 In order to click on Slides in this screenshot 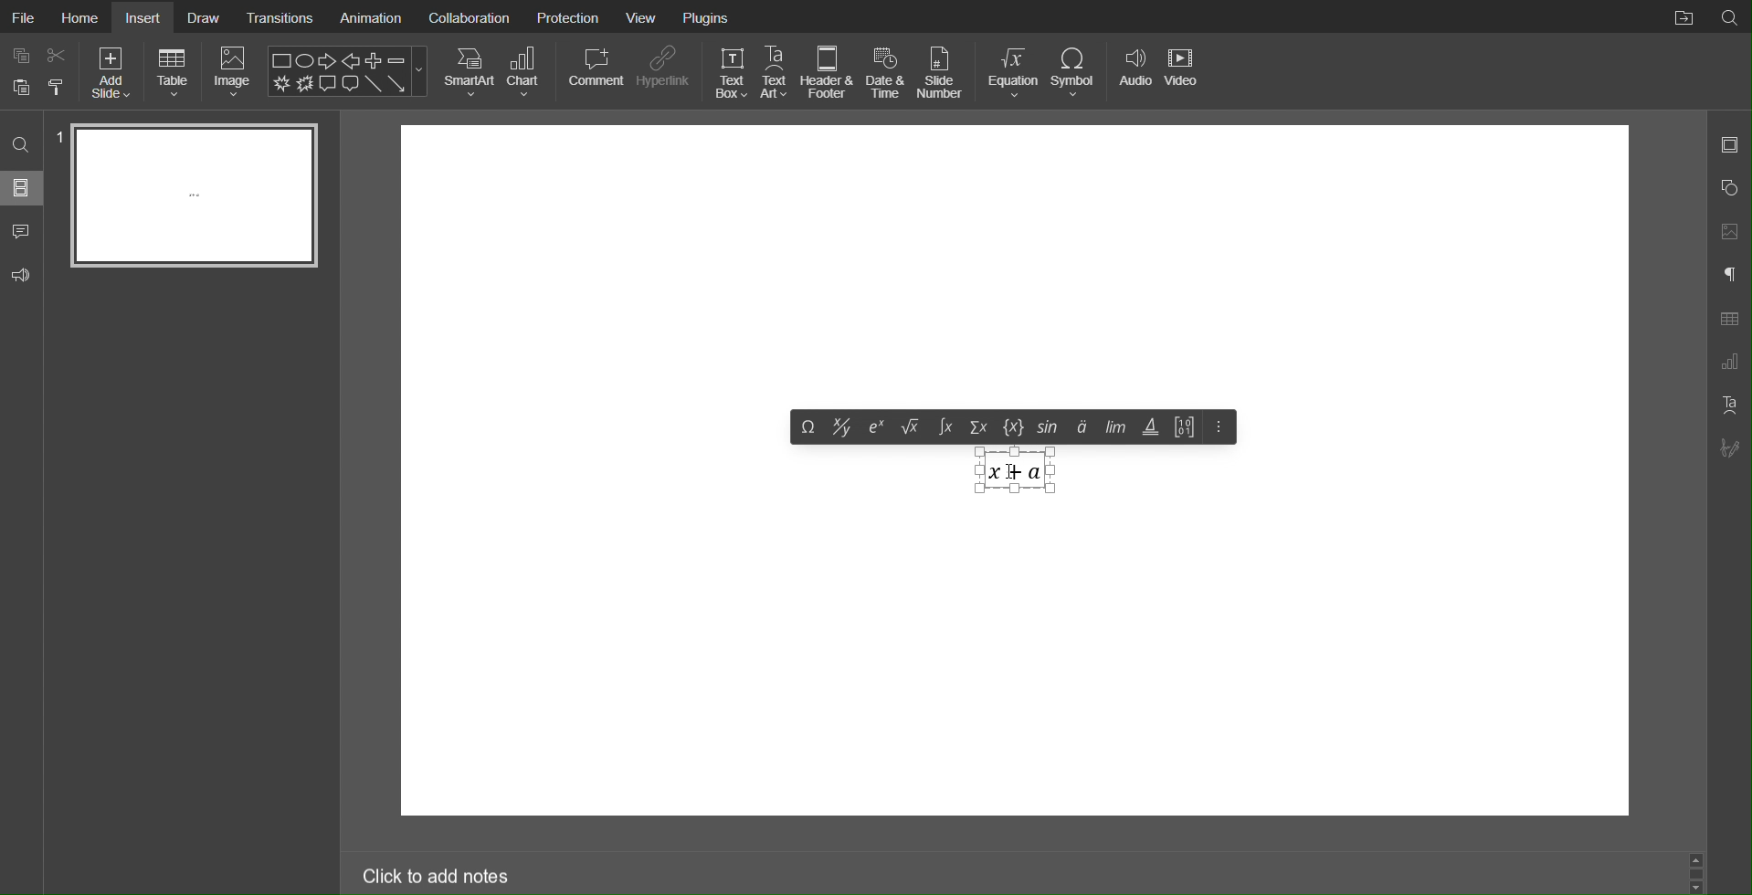, I will do `click(21, 190)`.